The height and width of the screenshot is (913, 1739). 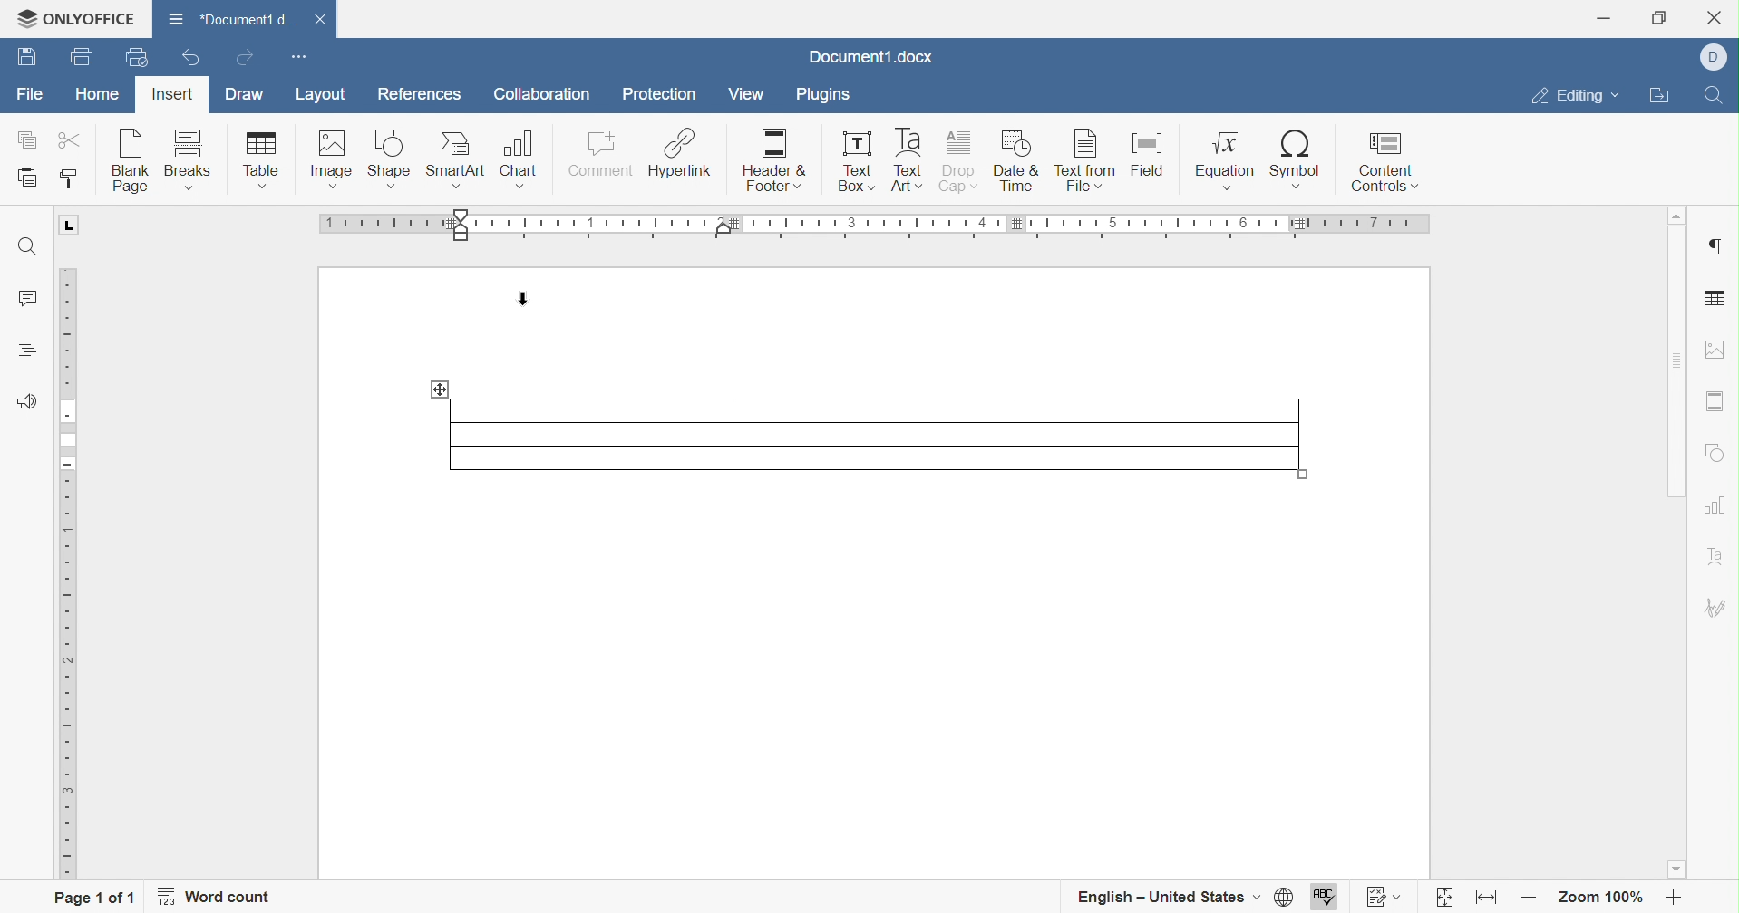 I want to click on Chart, so click(x=521, y=159).